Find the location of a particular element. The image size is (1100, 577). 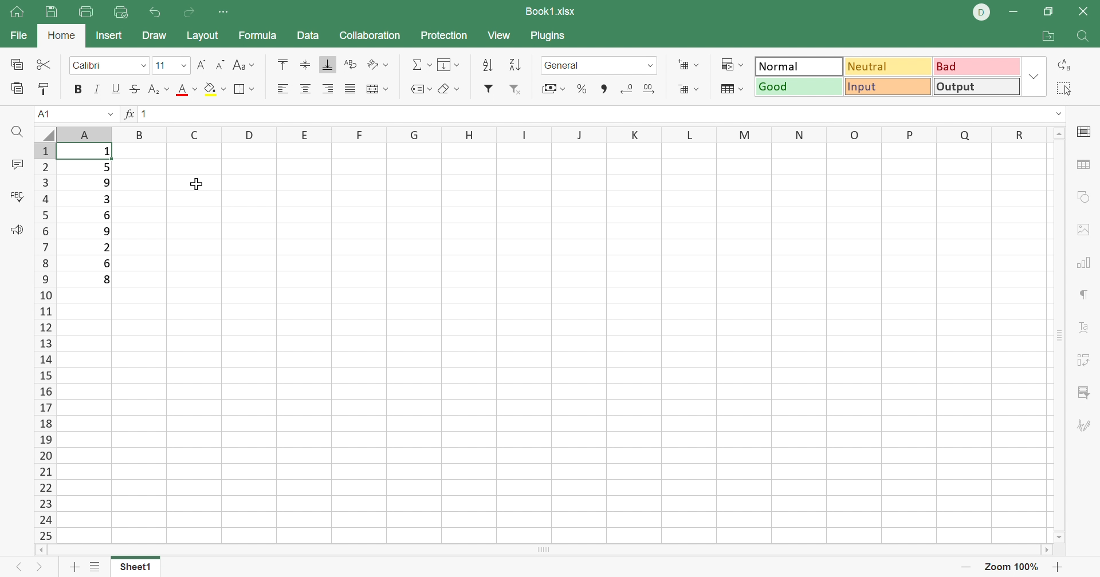

Justified is located at coordinates (350, 89).